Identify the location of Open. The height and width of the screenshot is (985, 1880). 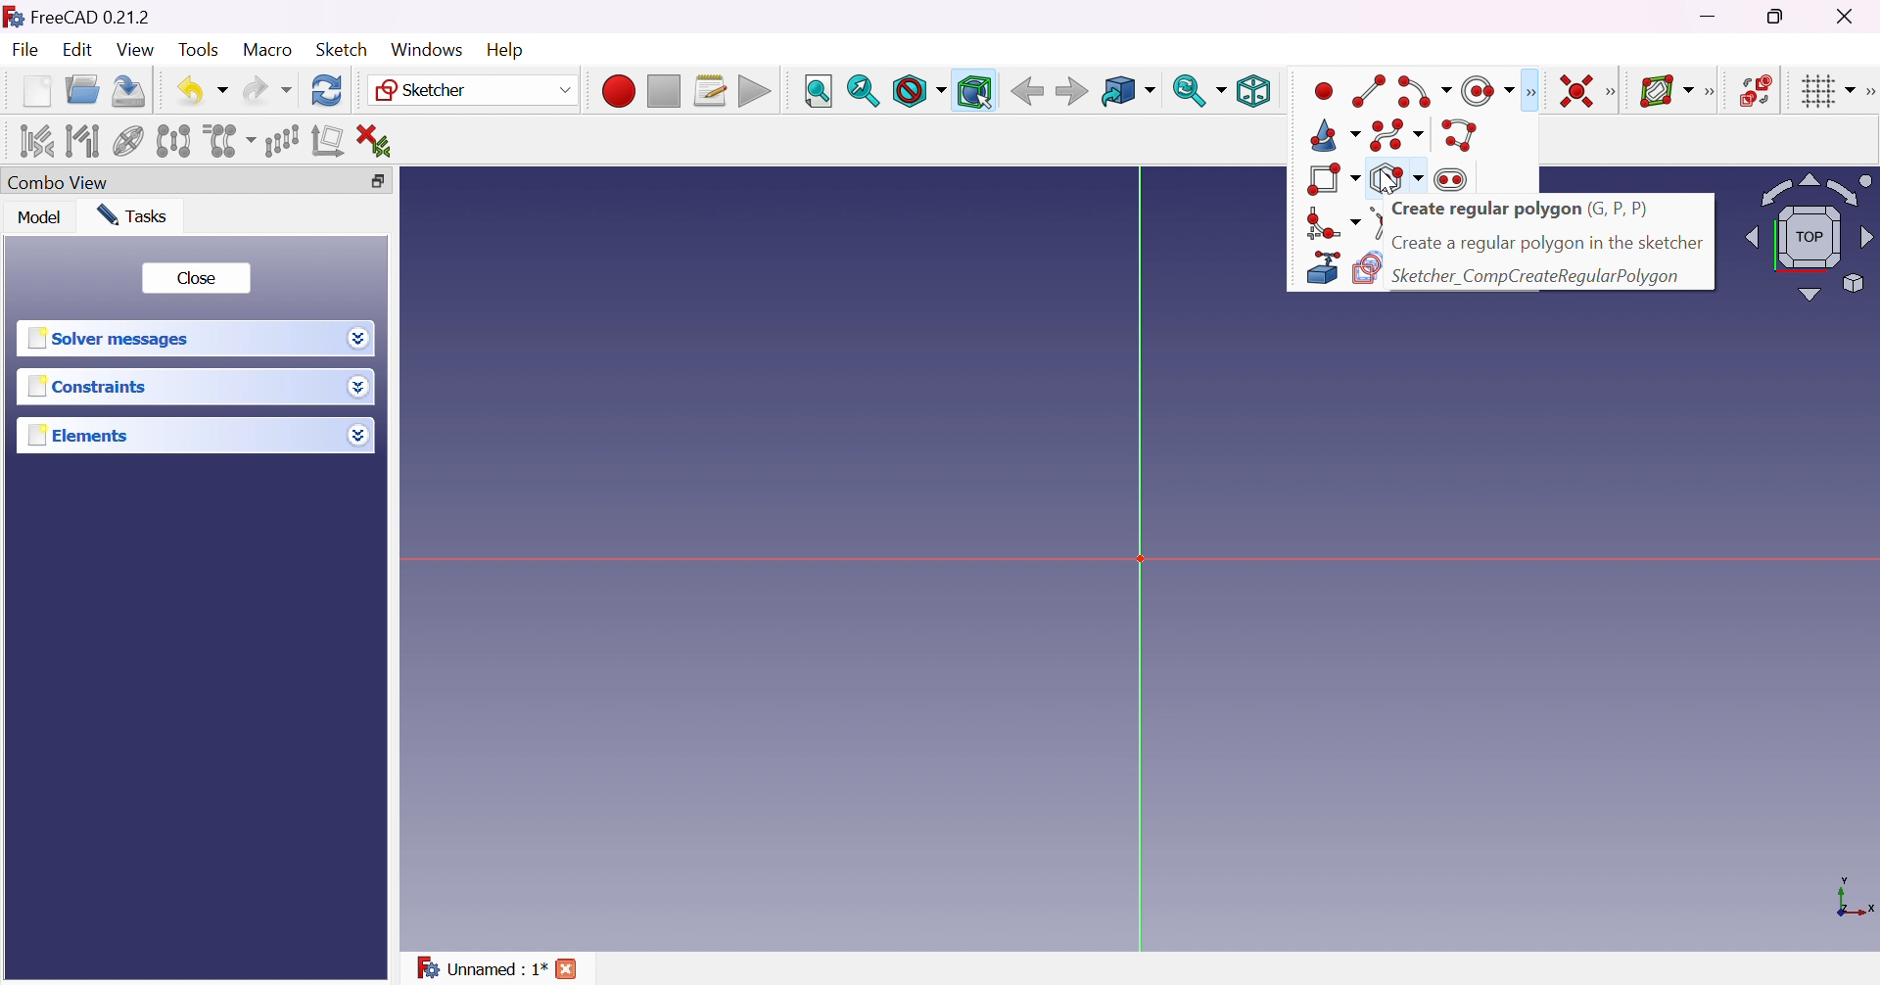
(82, 90).